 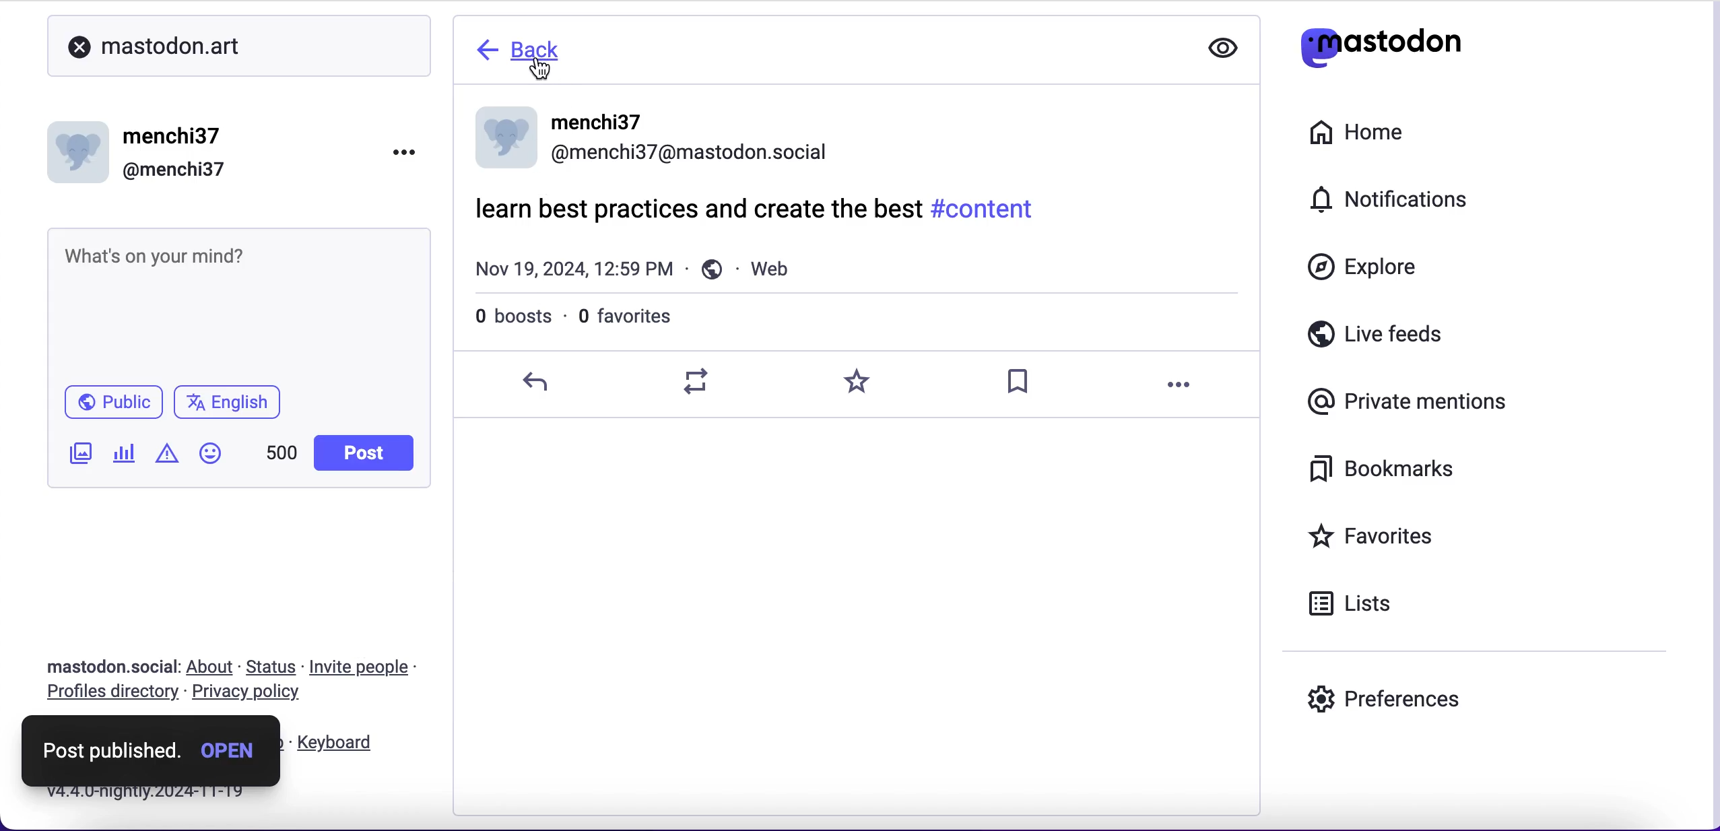 I want to click on boost, so click(x=706, y=382).